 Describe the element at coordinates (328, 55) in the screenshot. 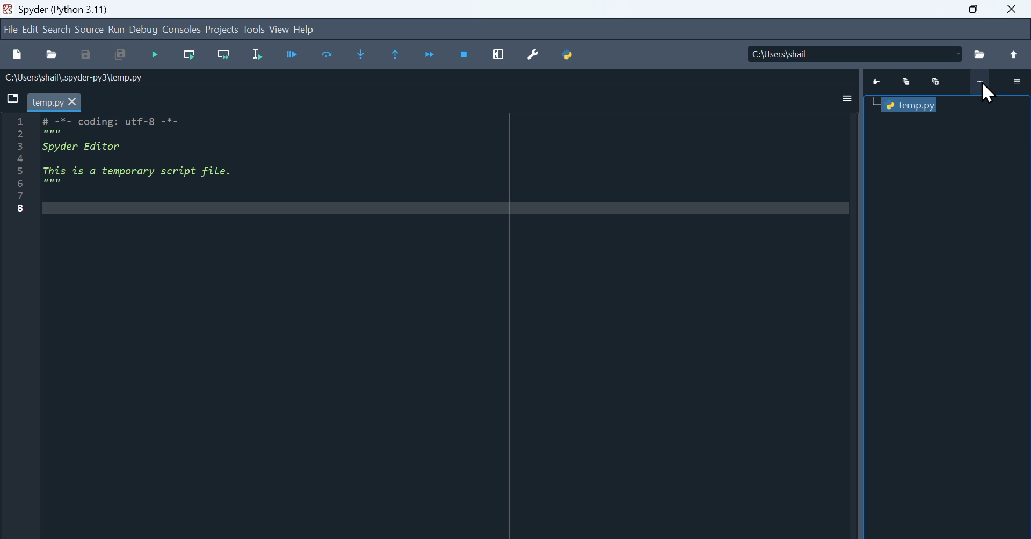

I see `Execute current line` at that location.